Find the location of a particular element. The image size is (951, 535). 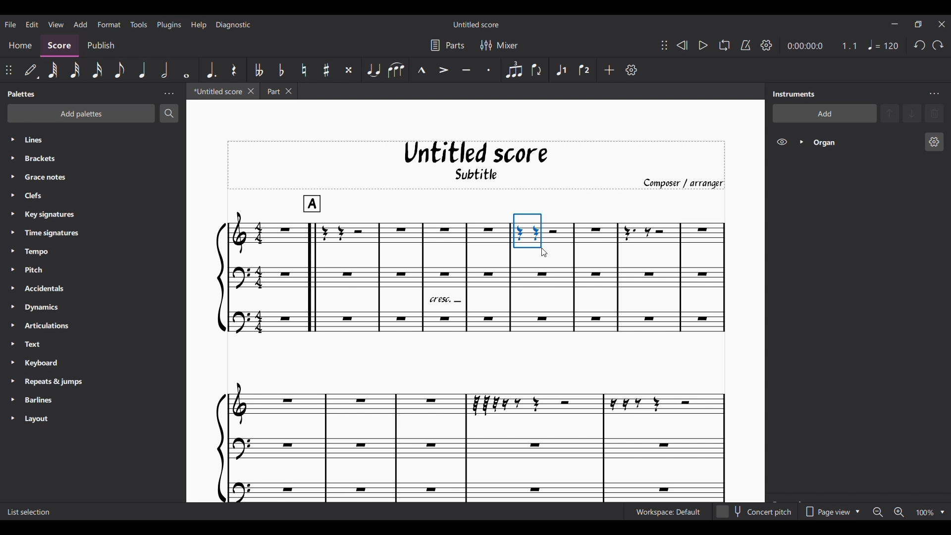

Undo is located at coordinates (920, 45).